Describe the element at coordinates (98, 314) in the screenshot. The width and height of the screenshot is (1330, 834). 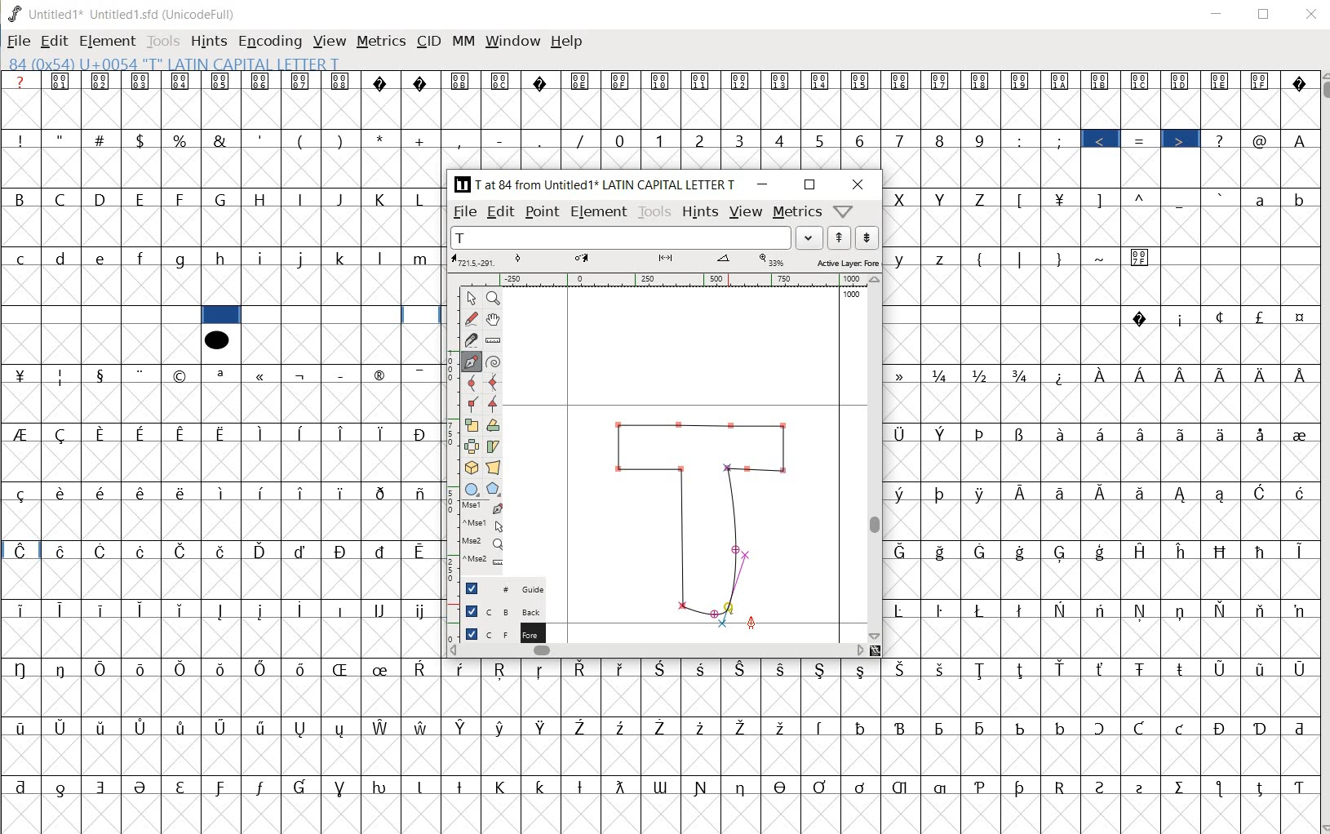
I see `empty spaces` at that location.